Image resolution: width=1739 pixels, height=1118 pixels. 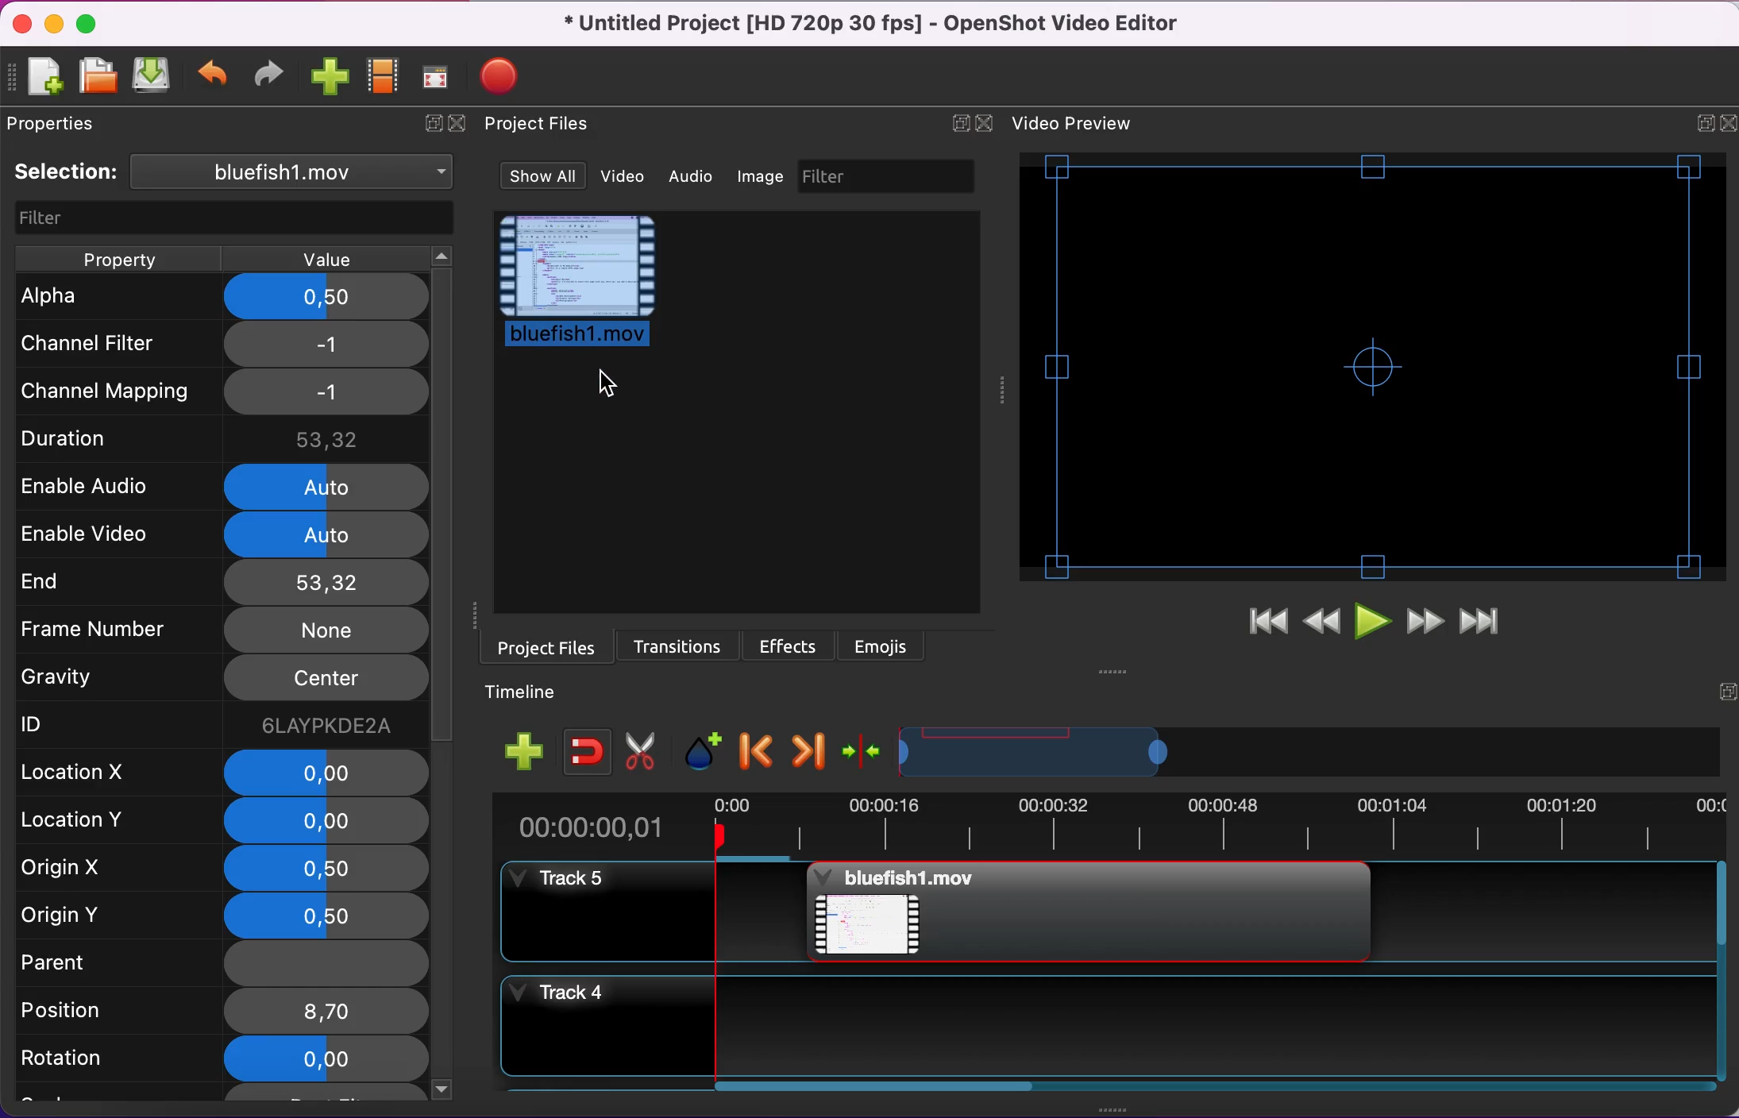 What do you see at coordinates (42, 81) in the screenshot?
I see `new project` at bounding box center [42, 81].